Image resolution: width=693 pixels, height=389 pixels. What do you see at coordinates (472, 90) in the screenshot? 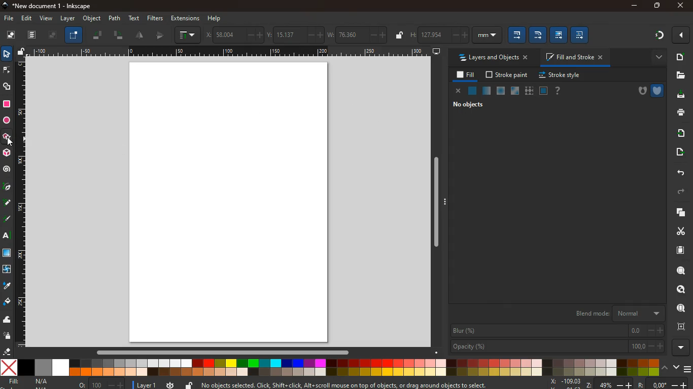
I see `normal` at bounding box center [472, 90].